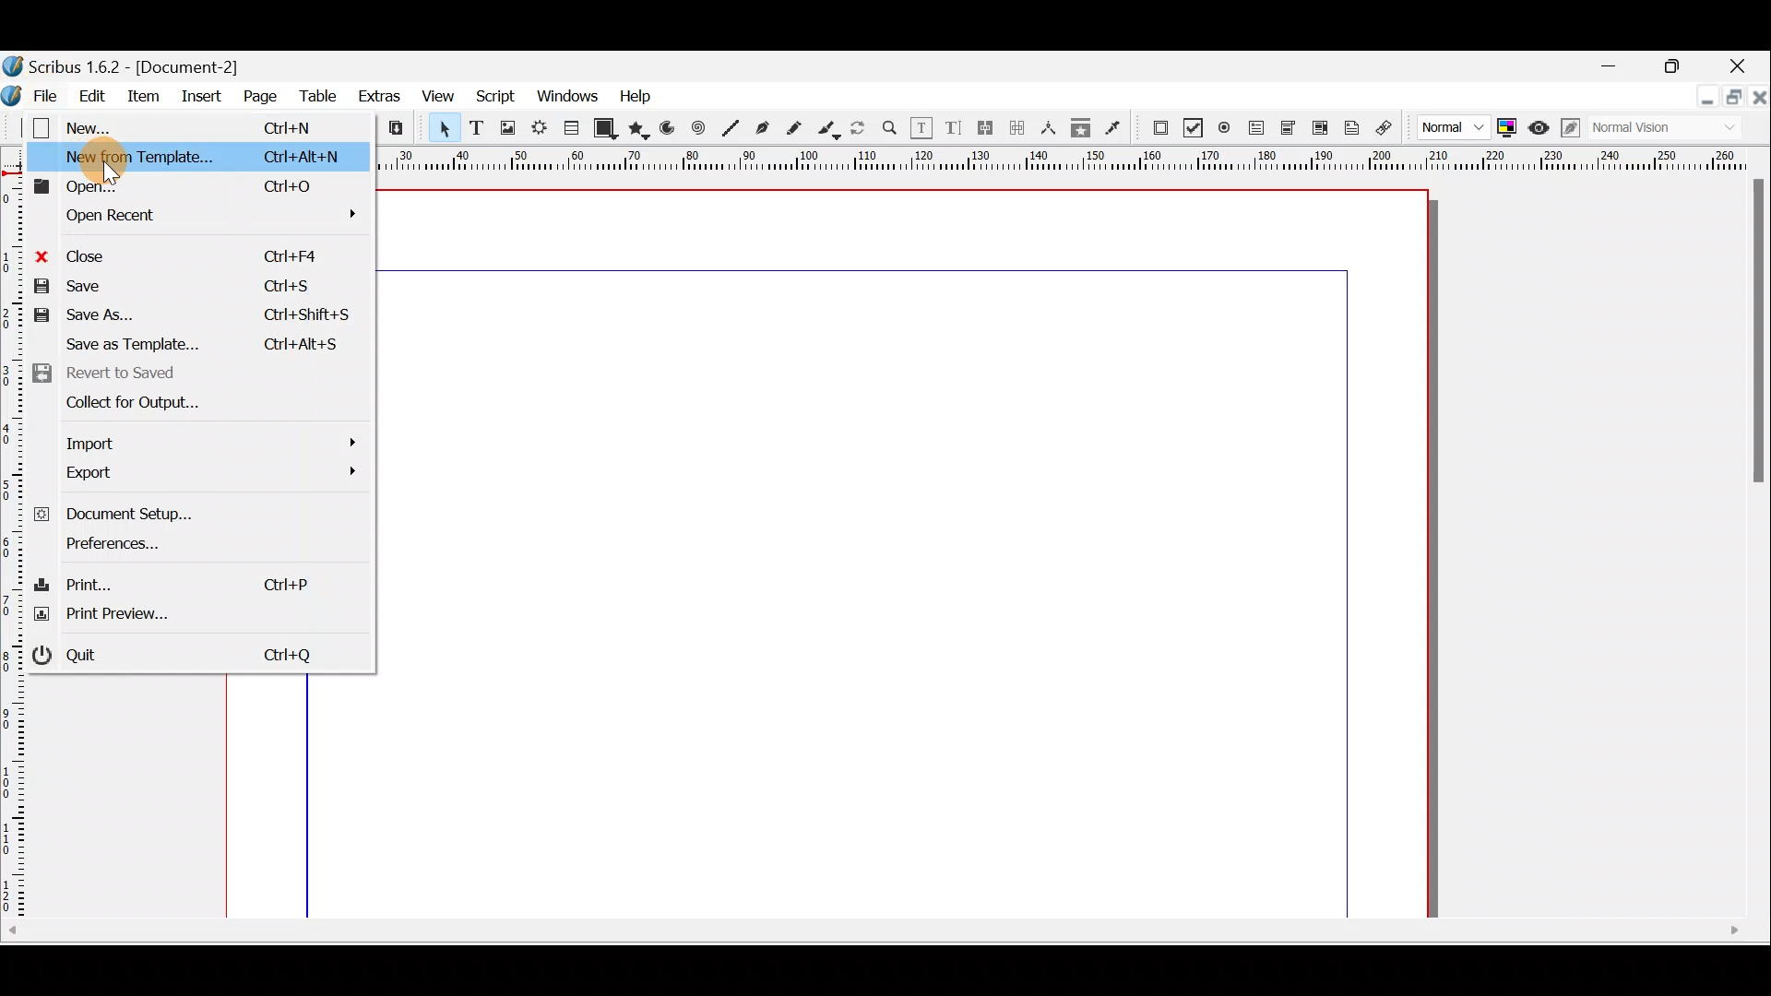  What do you see at coordinates (322, 95) in the screenshot?
I see `Table` at bounding box center [322, 95].